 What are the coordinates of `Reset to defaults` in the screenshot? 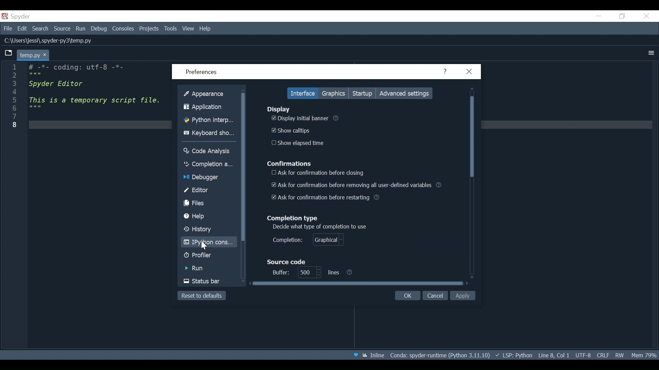 It's located at (201, 296).